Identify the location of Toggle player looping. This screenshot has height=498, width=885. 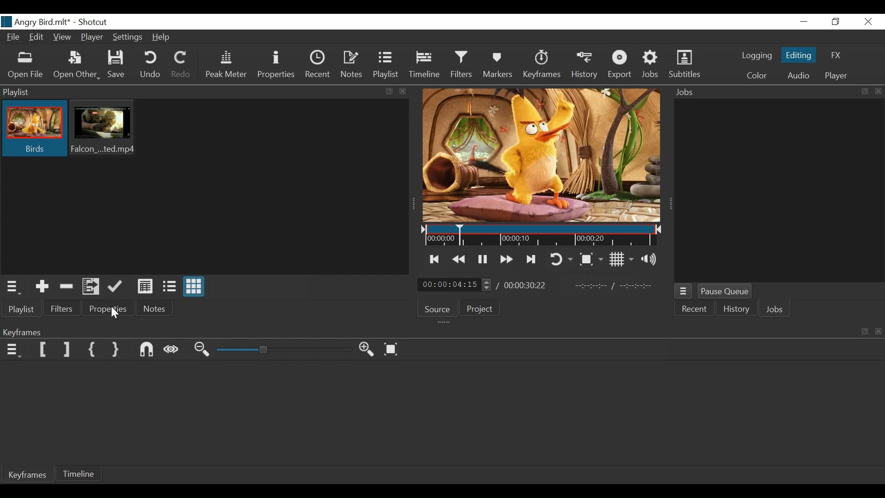
(562, 259).